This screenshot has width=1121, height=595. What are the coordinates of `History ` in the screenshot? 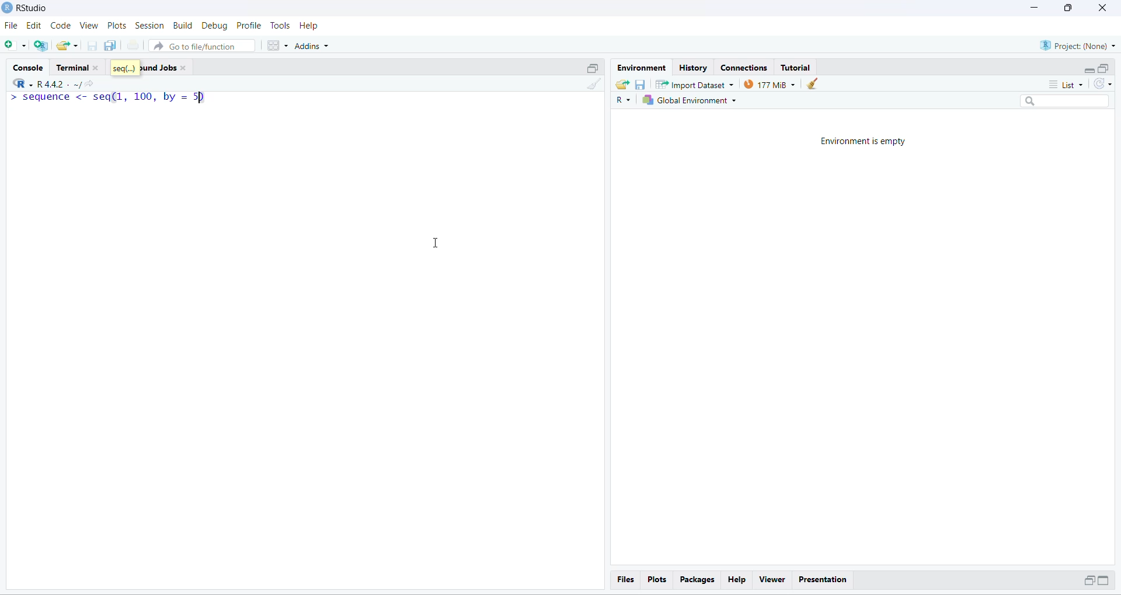 It's located at (694, 68).